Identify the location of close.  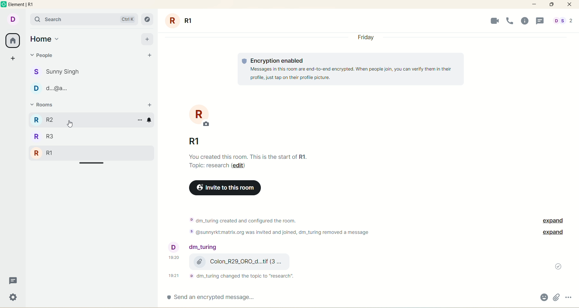
(569, 5).